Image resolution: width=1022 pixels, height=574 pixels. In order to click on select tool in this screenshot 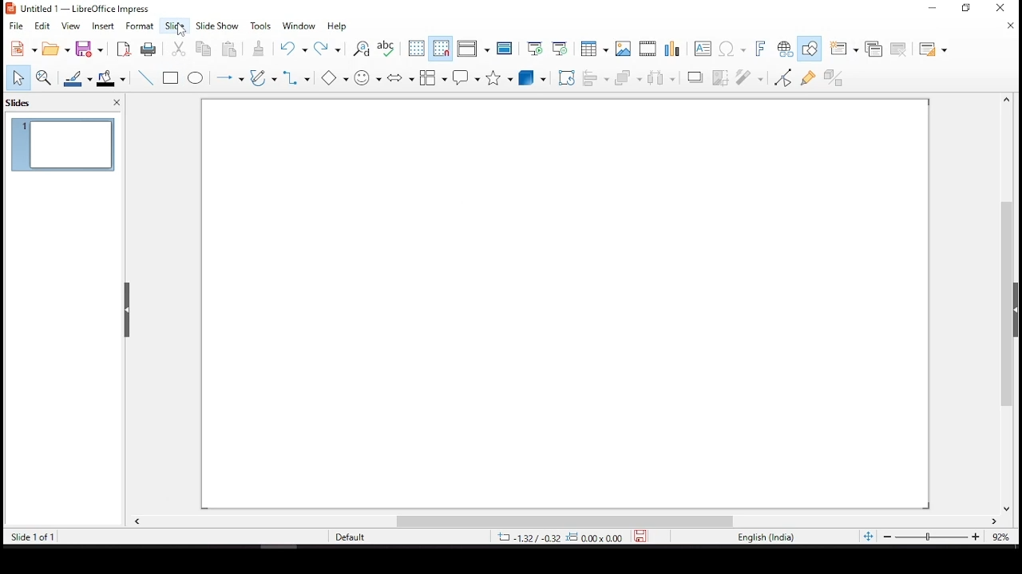, I will do `click(18, 78)`.